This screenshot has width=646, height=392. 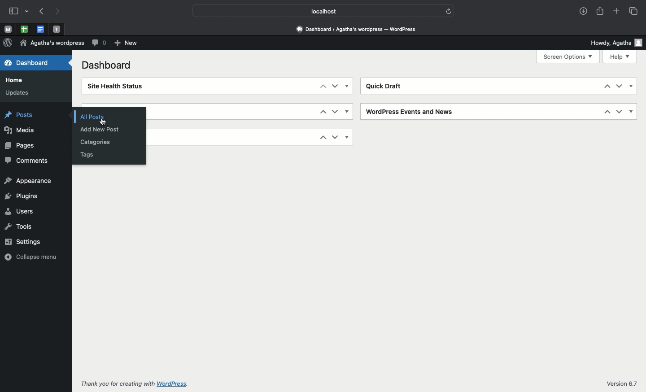 I want to click on Howdy user, so click(x=615, y=41).